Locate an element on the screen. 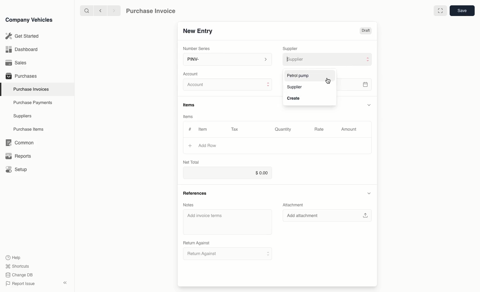  Supplier BN is located at coordinates (307, 87).